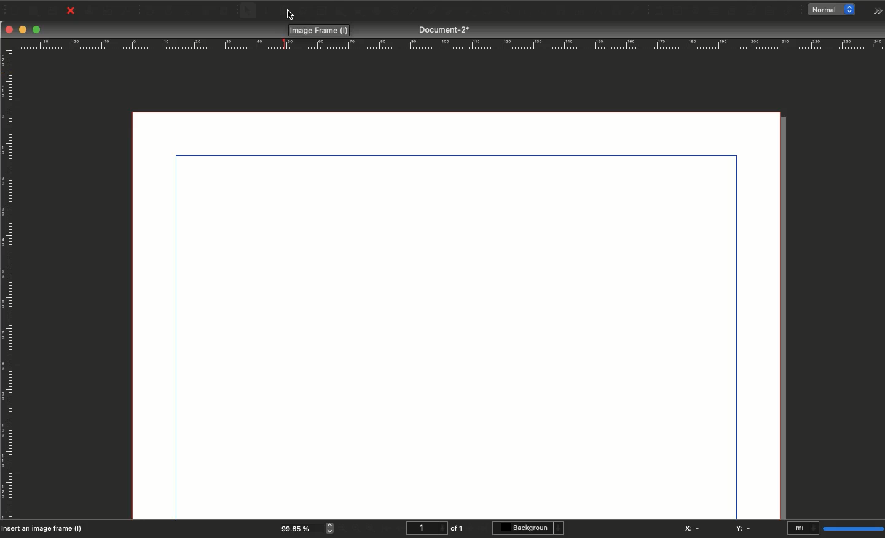 The width and height of the screenshot is (885, 538). Describe the element at coordinates (128, 10) in the screenshot. I see `Save as PDF` at that location.